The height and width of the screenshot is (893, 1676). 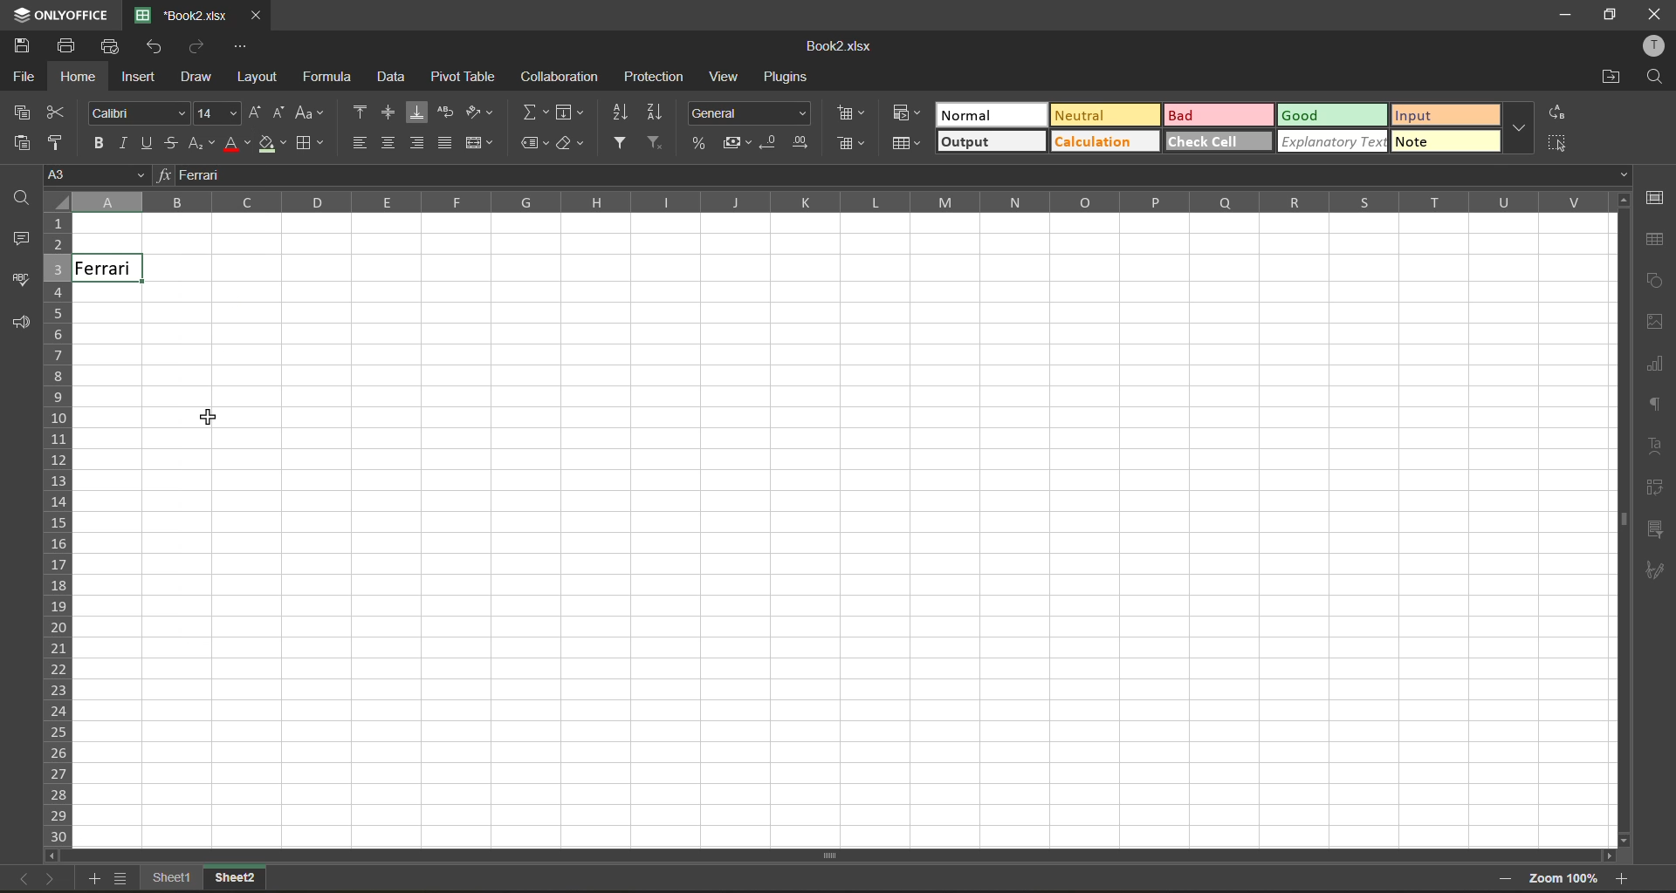 I want to click on normal, so click(x=989, y=113).